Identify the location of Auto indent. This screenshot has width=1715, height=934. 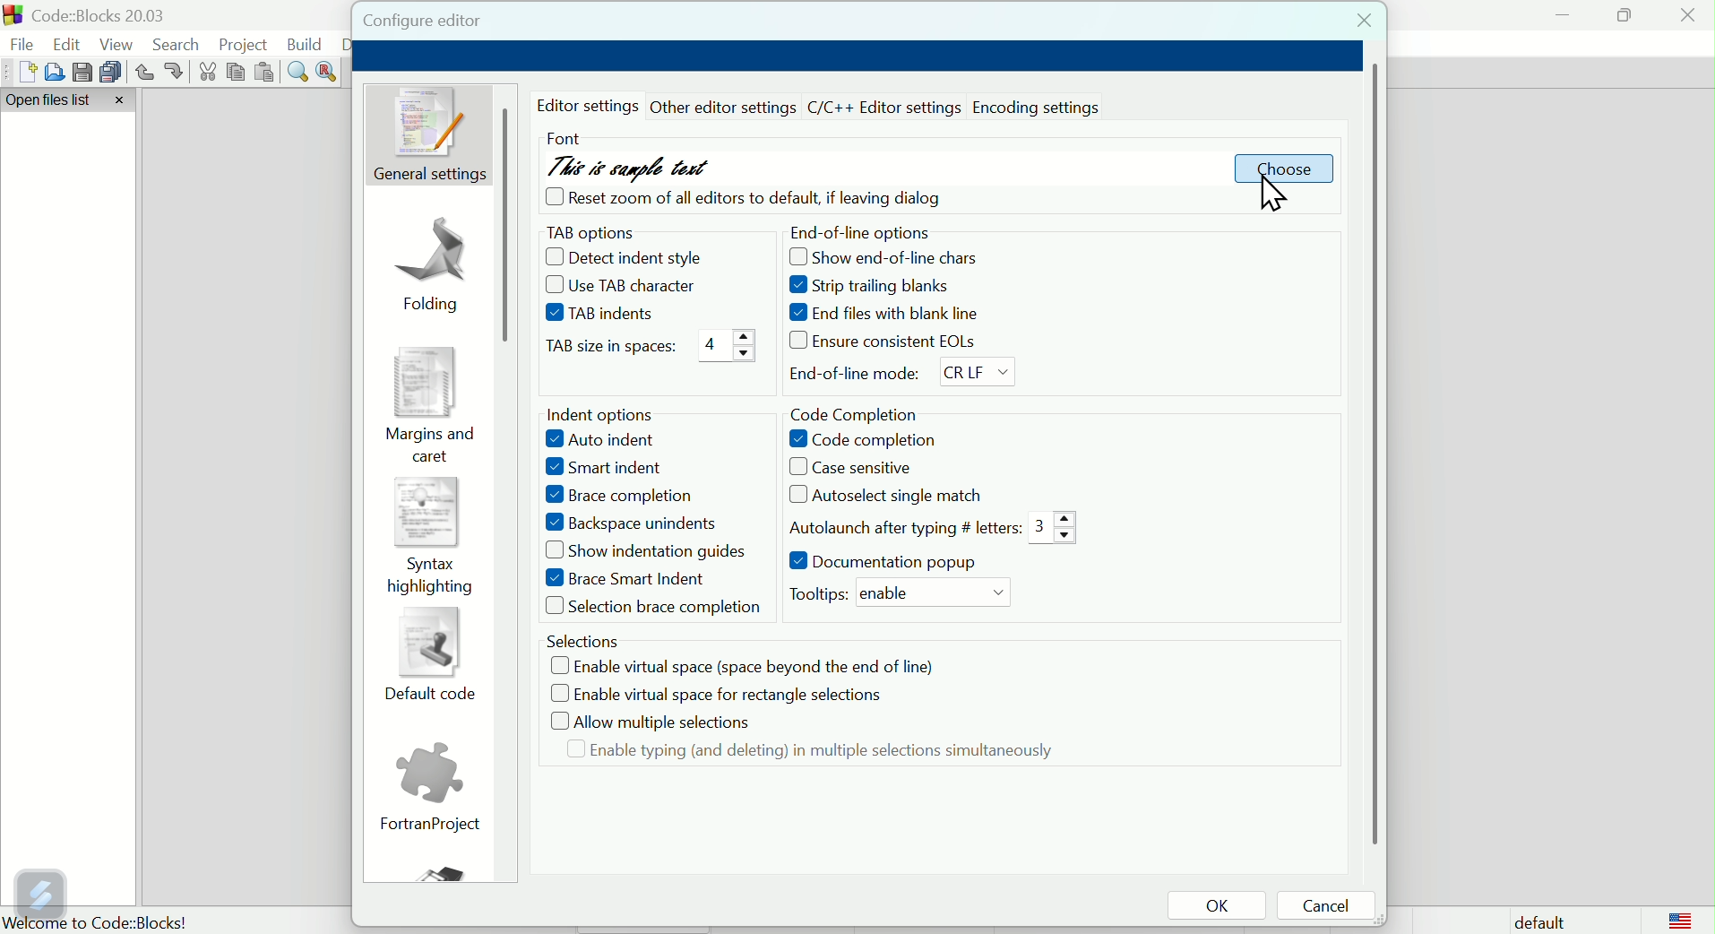
(604, 439).